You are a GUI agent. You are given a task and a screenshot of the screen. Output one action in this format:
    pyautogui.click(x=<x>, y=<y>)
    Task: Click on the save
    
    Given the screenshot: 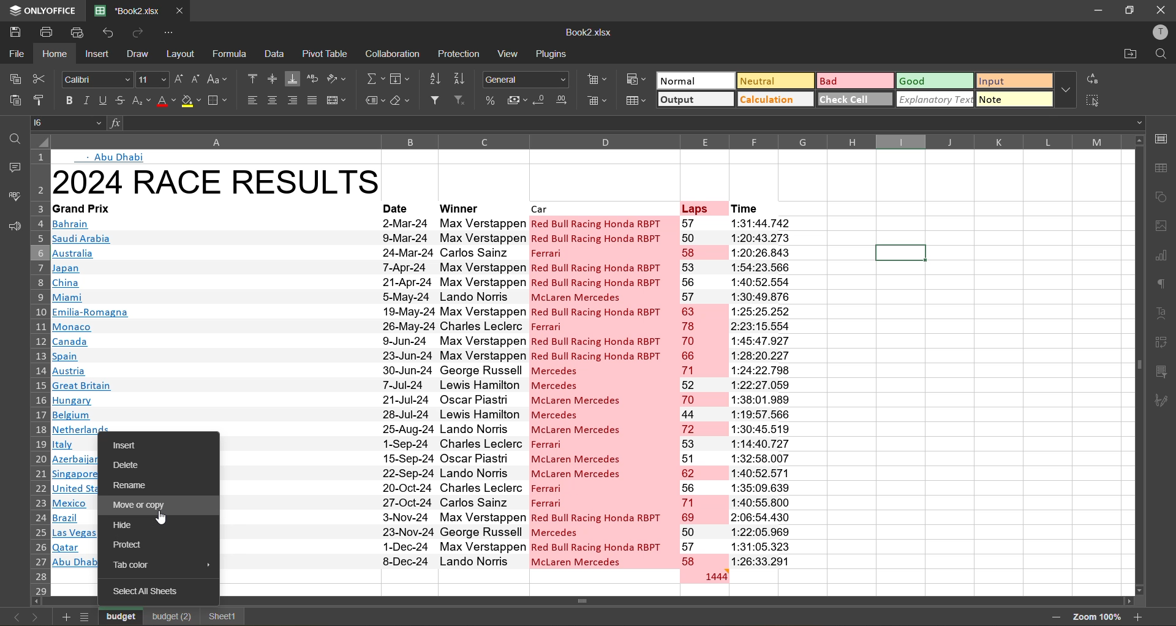 What is the action you would take?
    pyautogui.click(x=14, y=30)
    